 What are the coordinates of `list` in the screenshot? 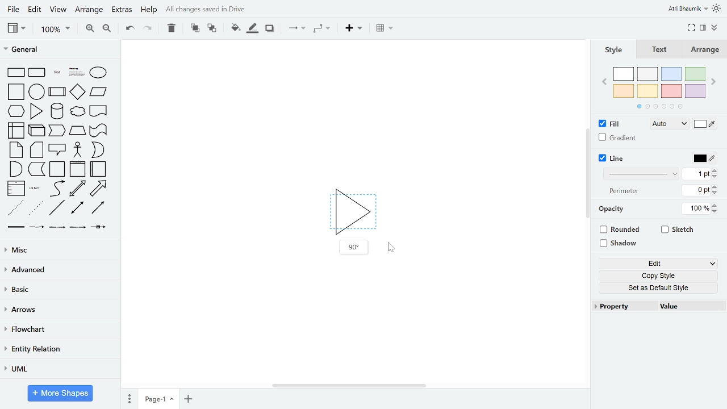 It's located at (15, 189).